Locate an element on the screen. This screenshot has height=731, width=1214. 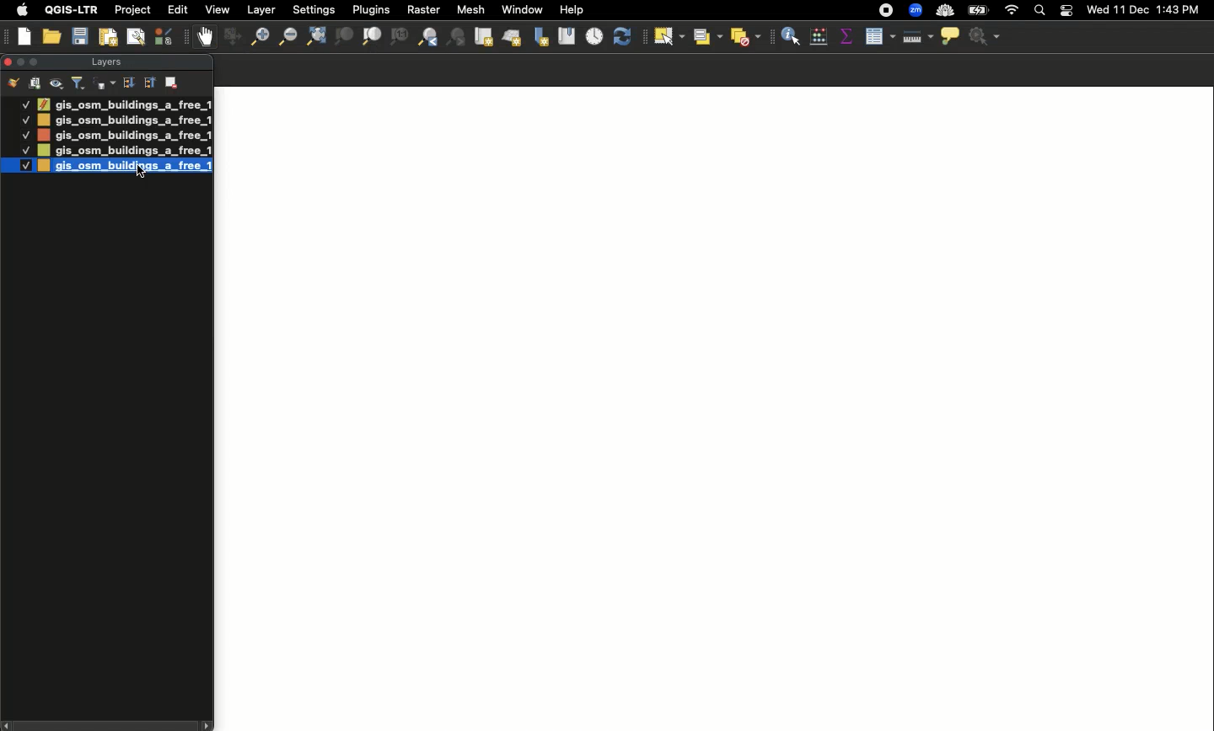
Zoom out is located at coordinates (255, 39).